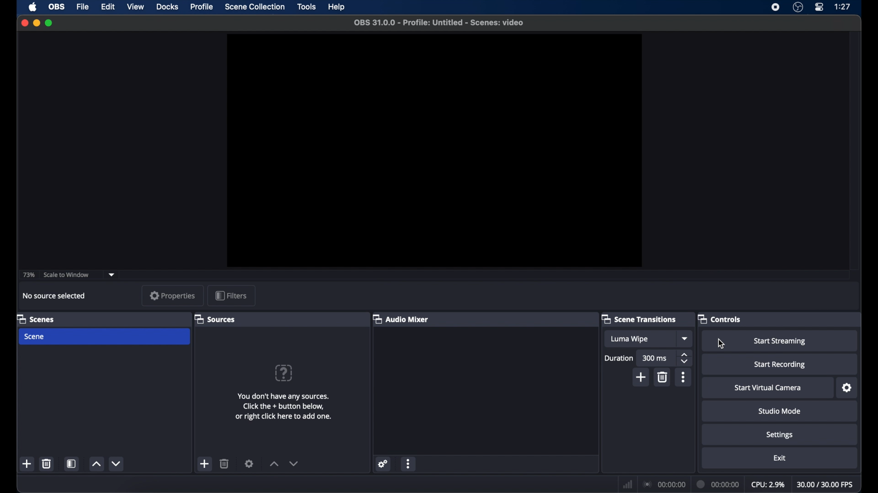 The image size is (878, 493). Describe the element at coordinates (440, 23) in the screenshot. I see `file name` at that location.